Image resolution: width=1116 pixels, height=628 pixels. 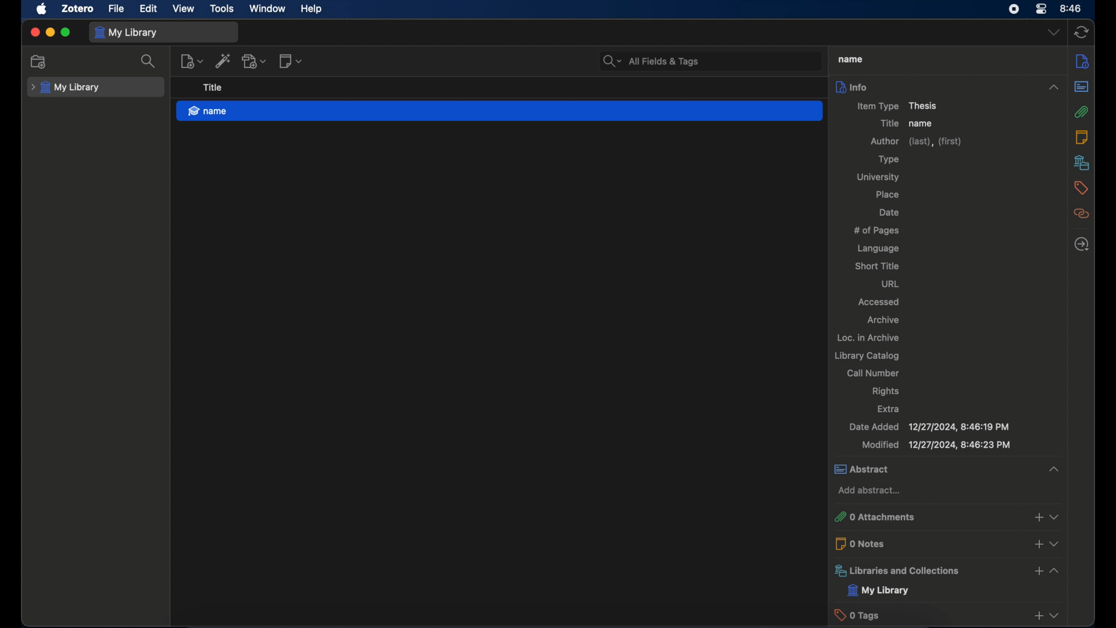 What do you see at coordinates (149, 61) in the screenshot?
I see `search` at bounding box center [149, 61].